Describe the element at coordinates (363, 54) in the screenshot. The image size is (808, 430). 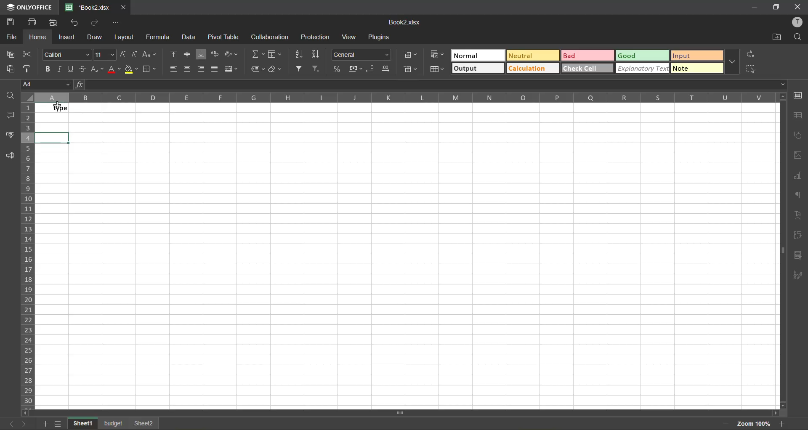
I see `number format` at that location.